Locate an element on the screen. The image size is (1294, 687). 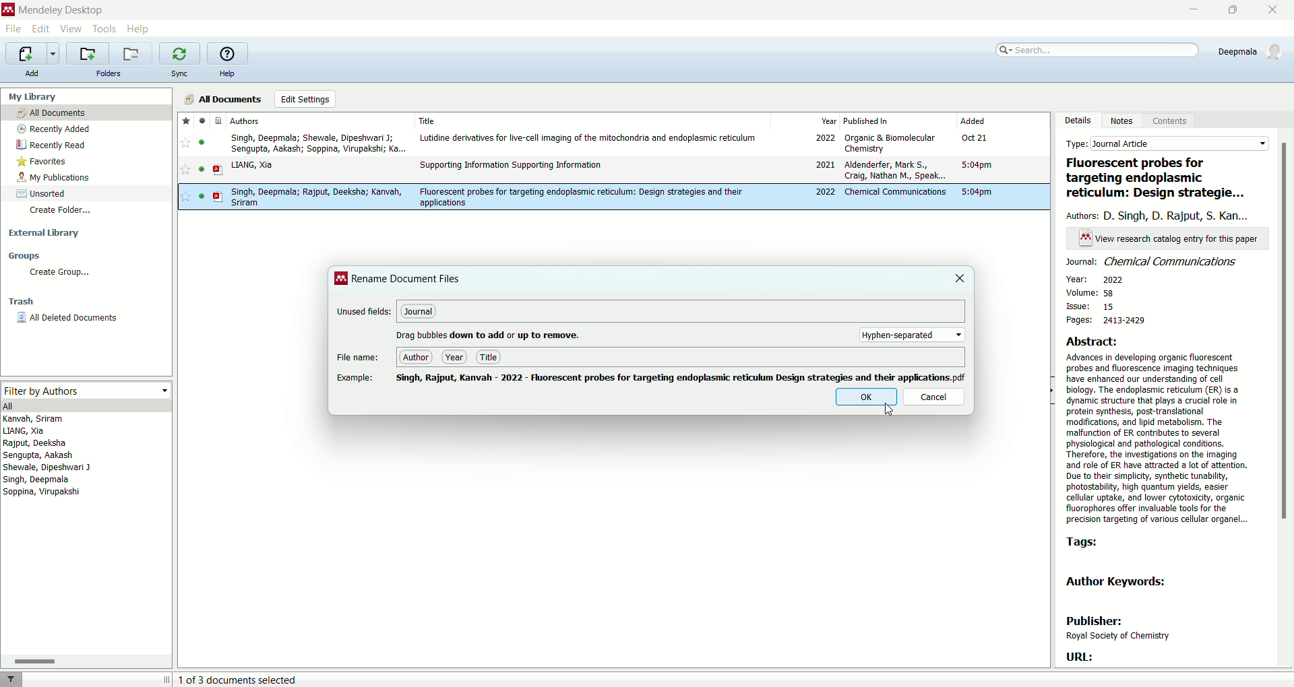
my library is located at coordinates (34, 96).